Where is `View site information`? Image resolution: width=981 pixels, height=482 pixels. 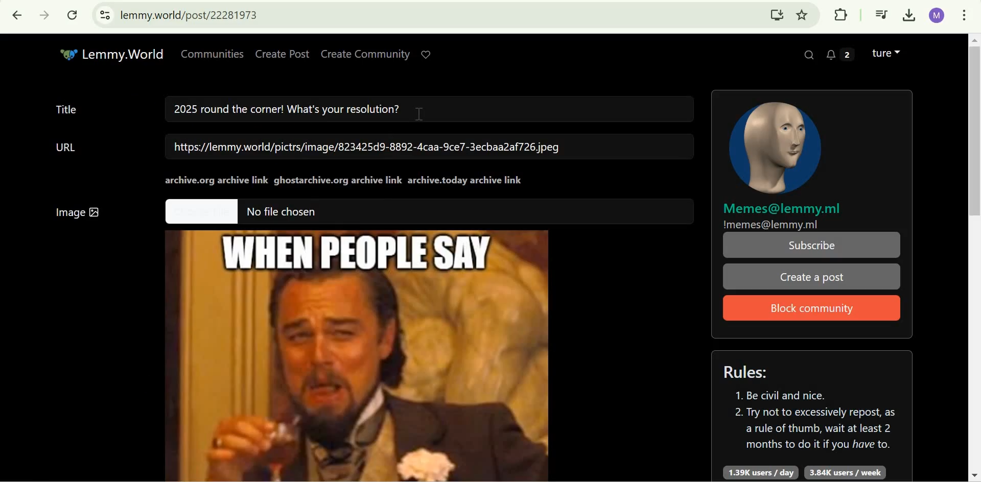
View site information is located at coordinates (105, 15).